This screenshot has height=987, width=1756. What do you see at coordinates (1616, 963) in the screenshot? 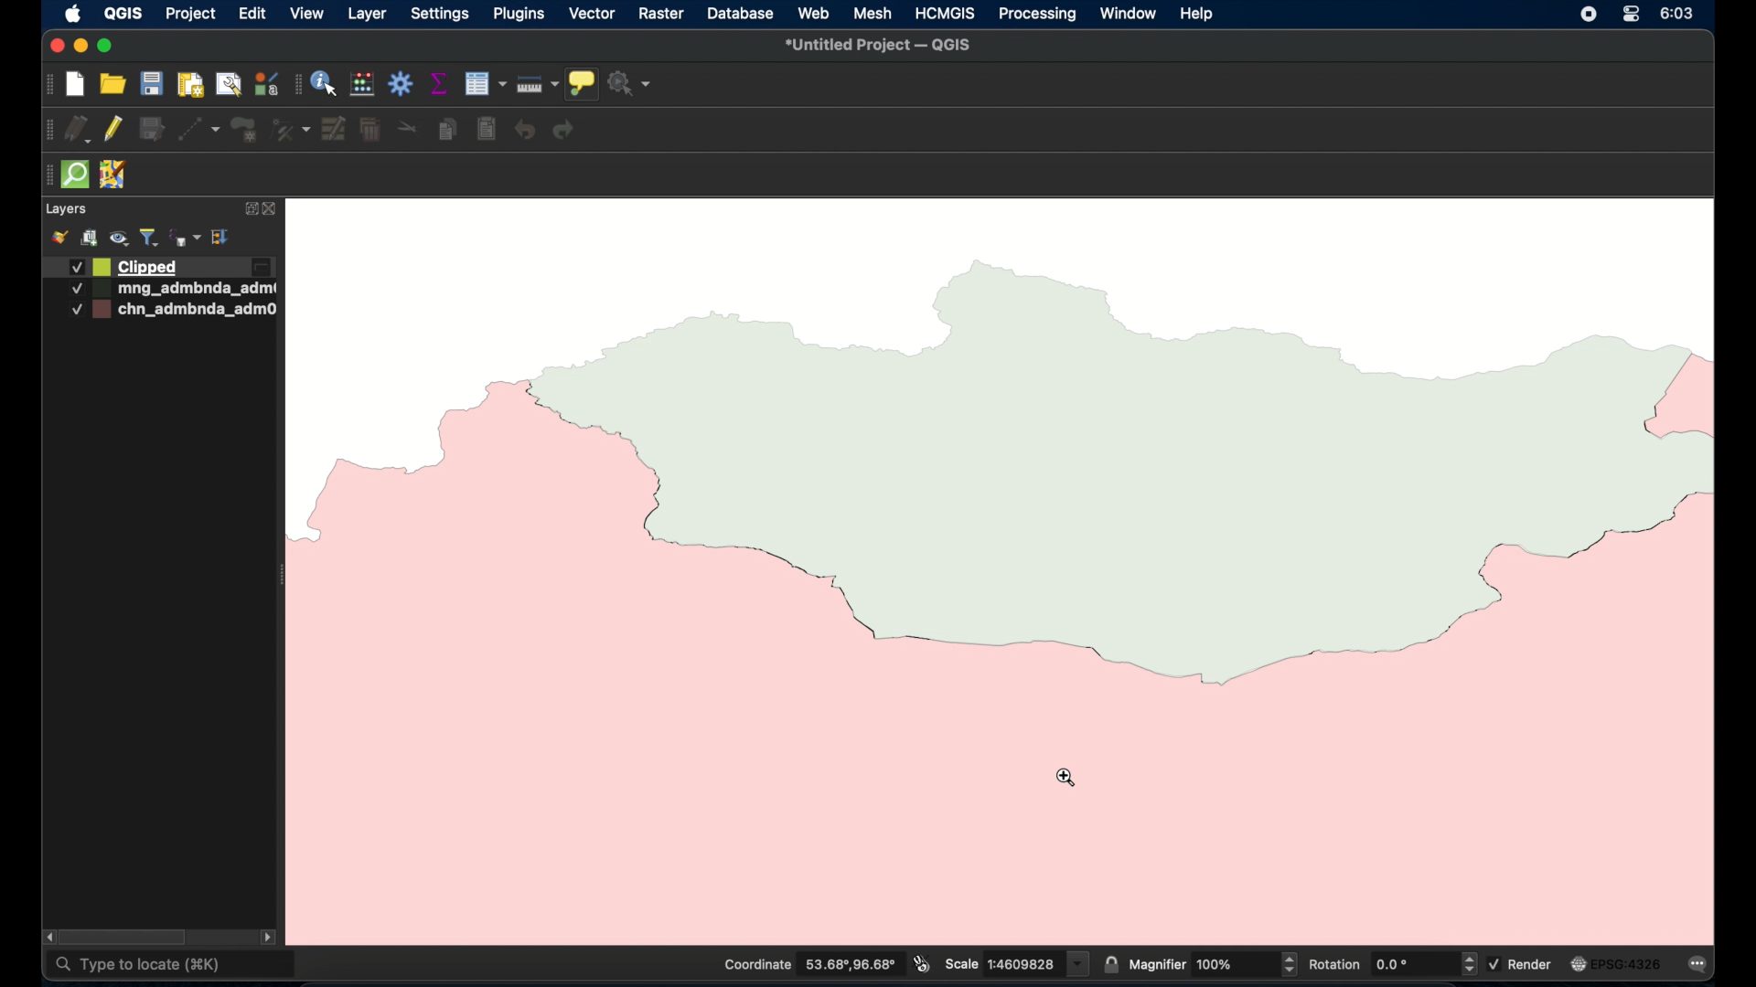
I see `current crs` at bounding box center [1616, 963].